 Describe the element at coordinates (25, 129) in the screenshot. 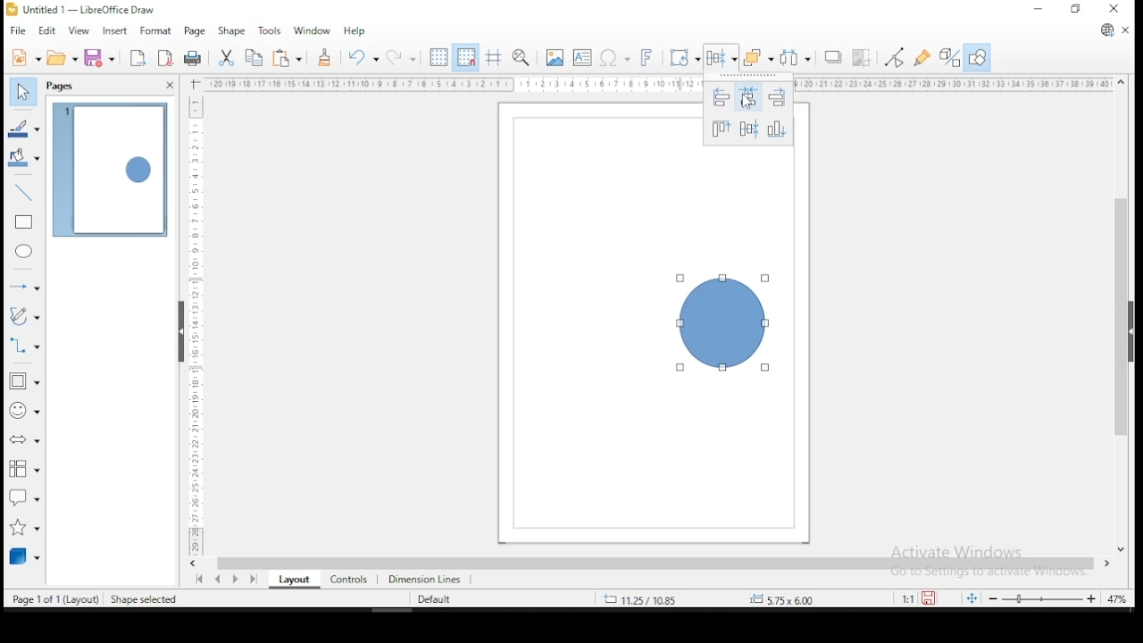

I see `line color` at that location.